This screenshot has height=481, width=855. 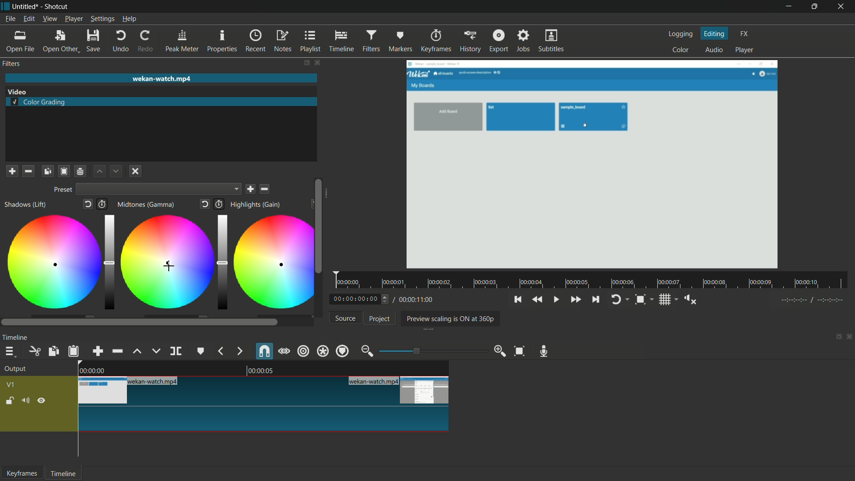 What do you see at coordinates (40, 103) in the screenshot?
I see `color grading` at bounding box center [40, 103].